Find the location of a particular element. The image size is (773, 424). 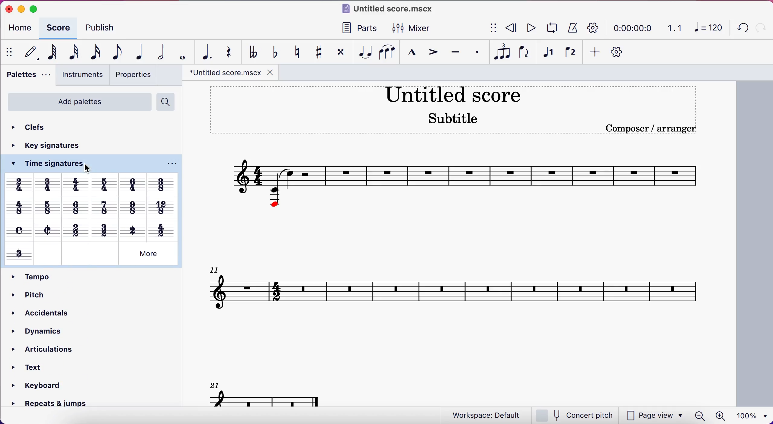

More options is located at coordinates (172, 162).